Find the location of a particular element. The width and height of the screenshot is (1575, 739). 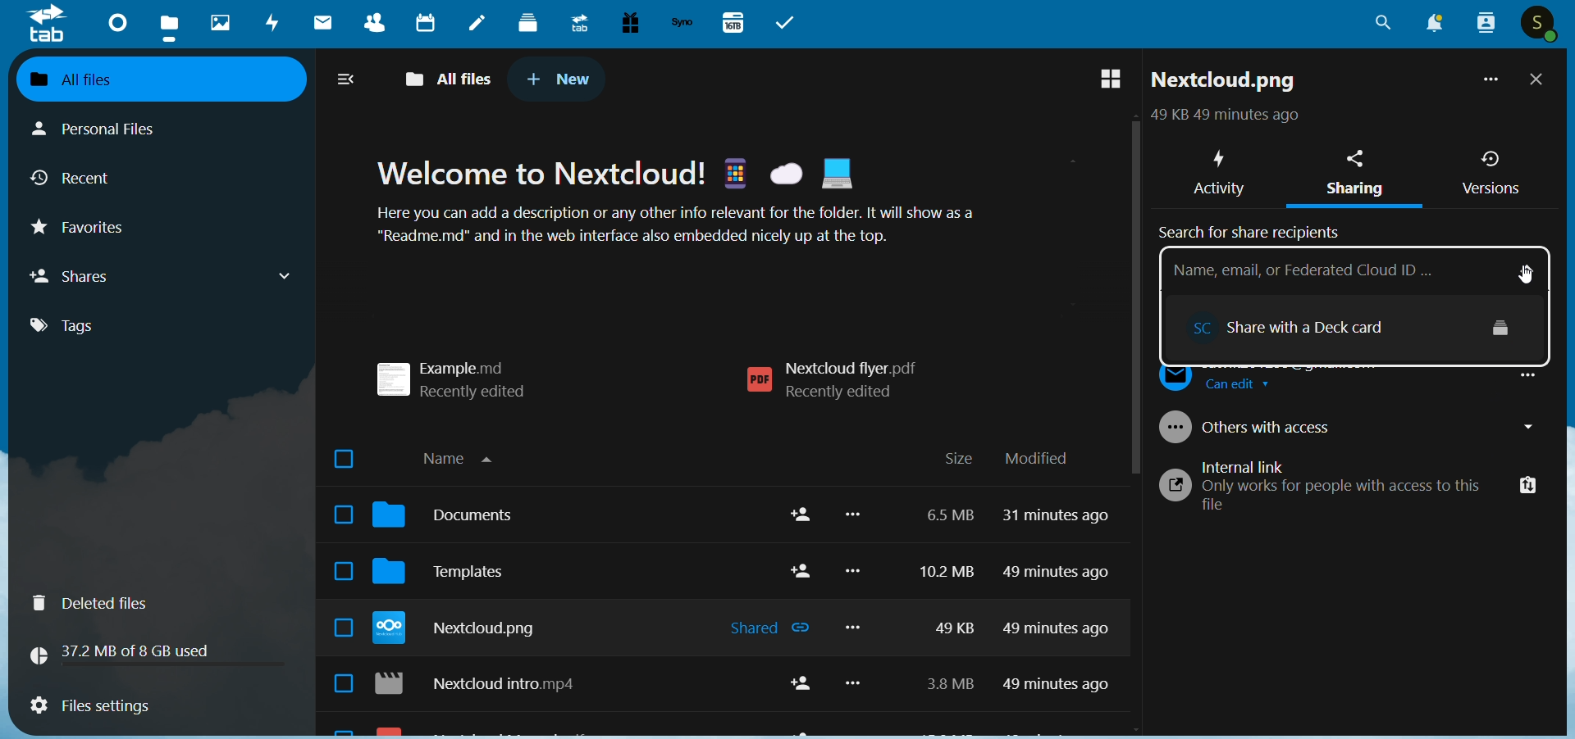

templates is located at coordinates (454, 577).